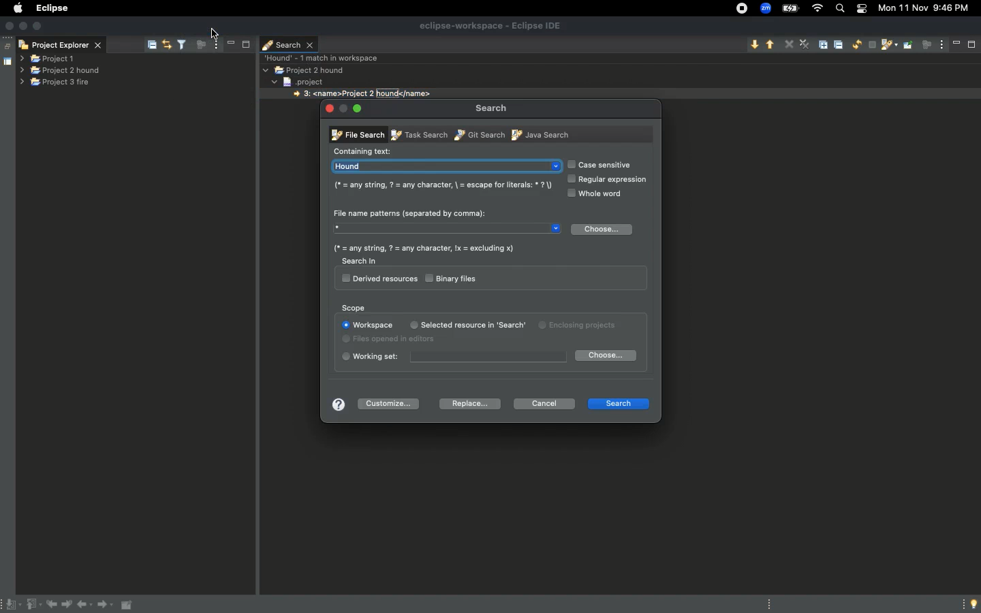 The width and height of the screenshot is (981, 613). What do you see at coordinates (736, 7) in the screenshot?
I see `recorder` at bounding box center [736, 7].